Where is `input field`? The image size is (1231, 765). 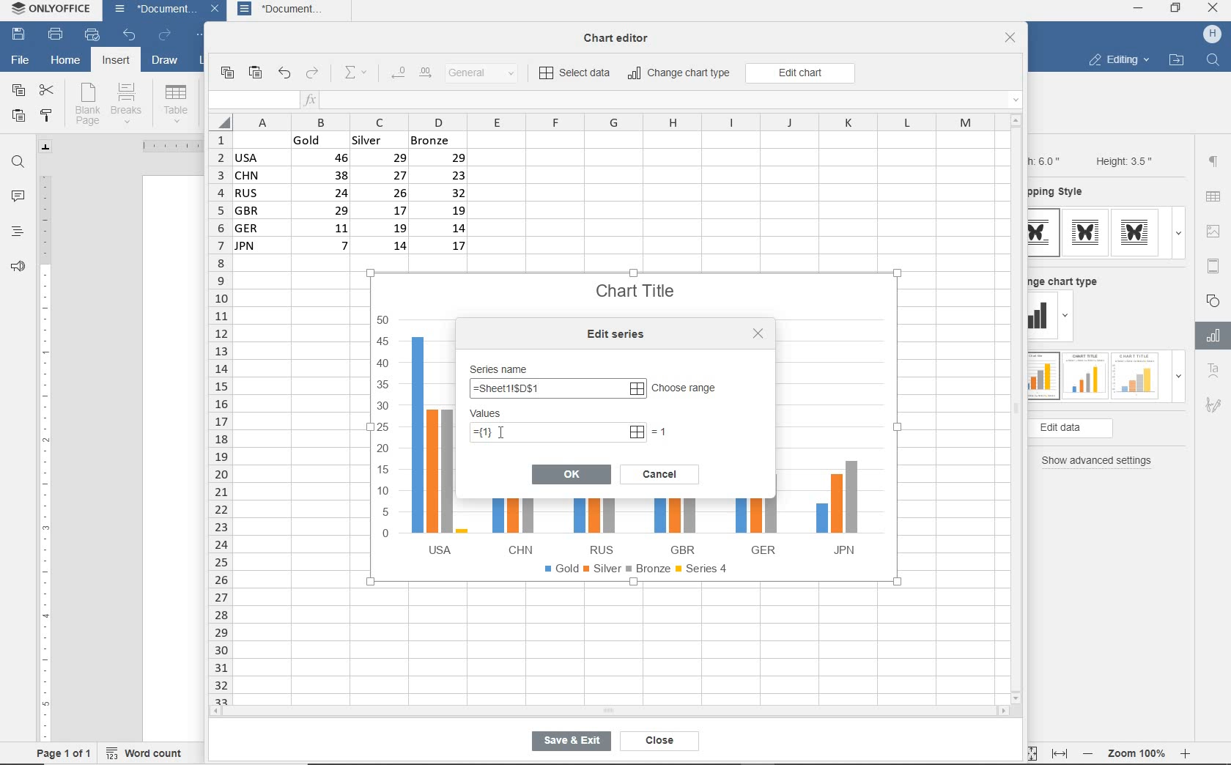
input field is located at coordinates (252, 100).